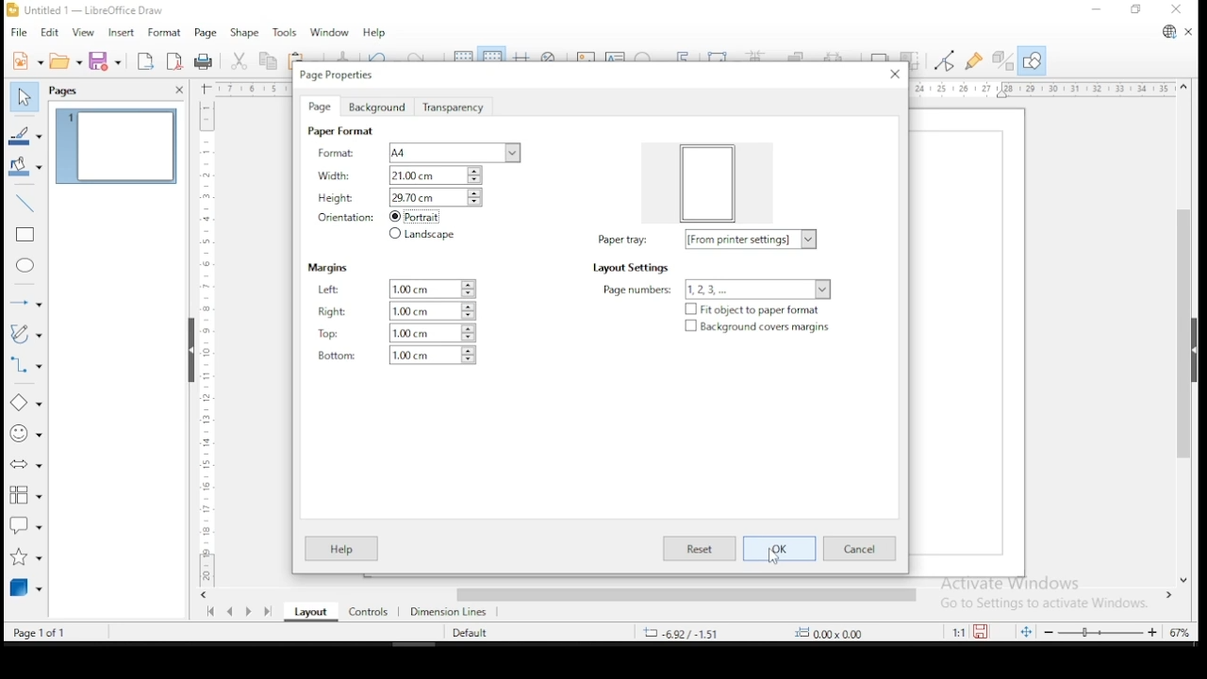  Describe the element at coordinates (424, 54) in the screenshot. I see `redo` at that location.